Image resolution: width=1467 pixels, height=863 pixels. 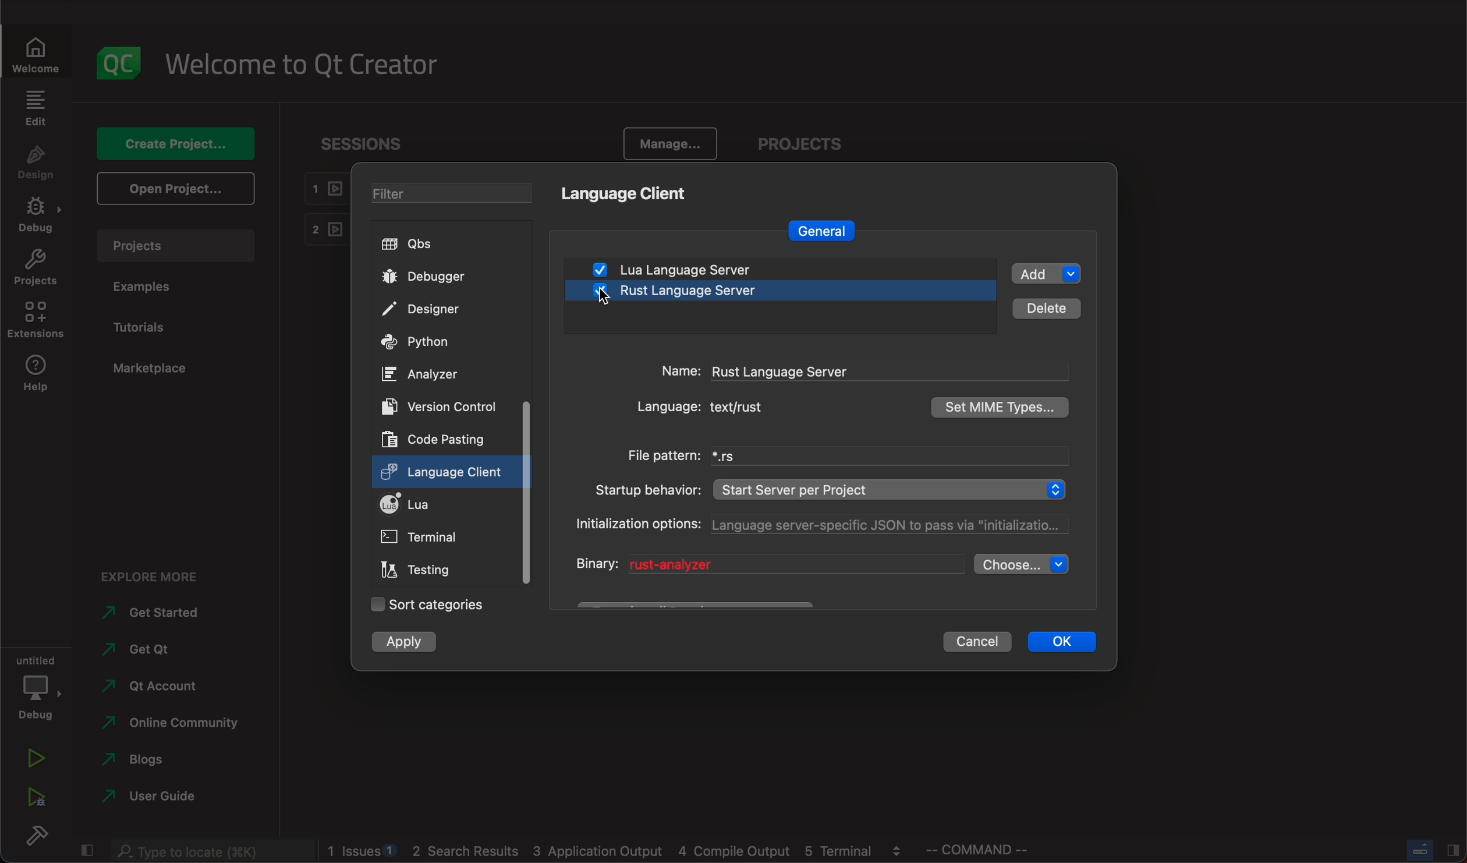 What do you see at coordinates (425, 280) in the screenshot?
I see `debugger` at bounding box center [425, 280].